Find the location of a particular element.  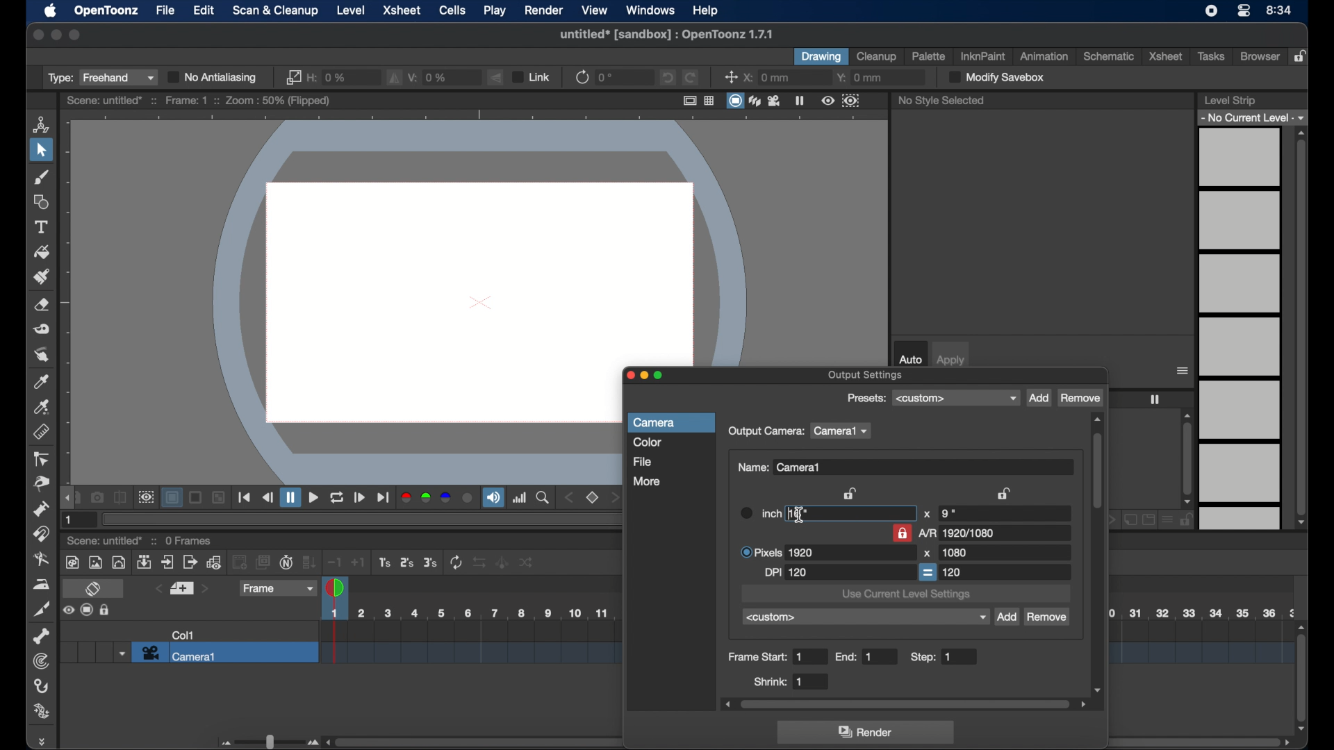

no antialiasing is located at coordinates (213, 77).